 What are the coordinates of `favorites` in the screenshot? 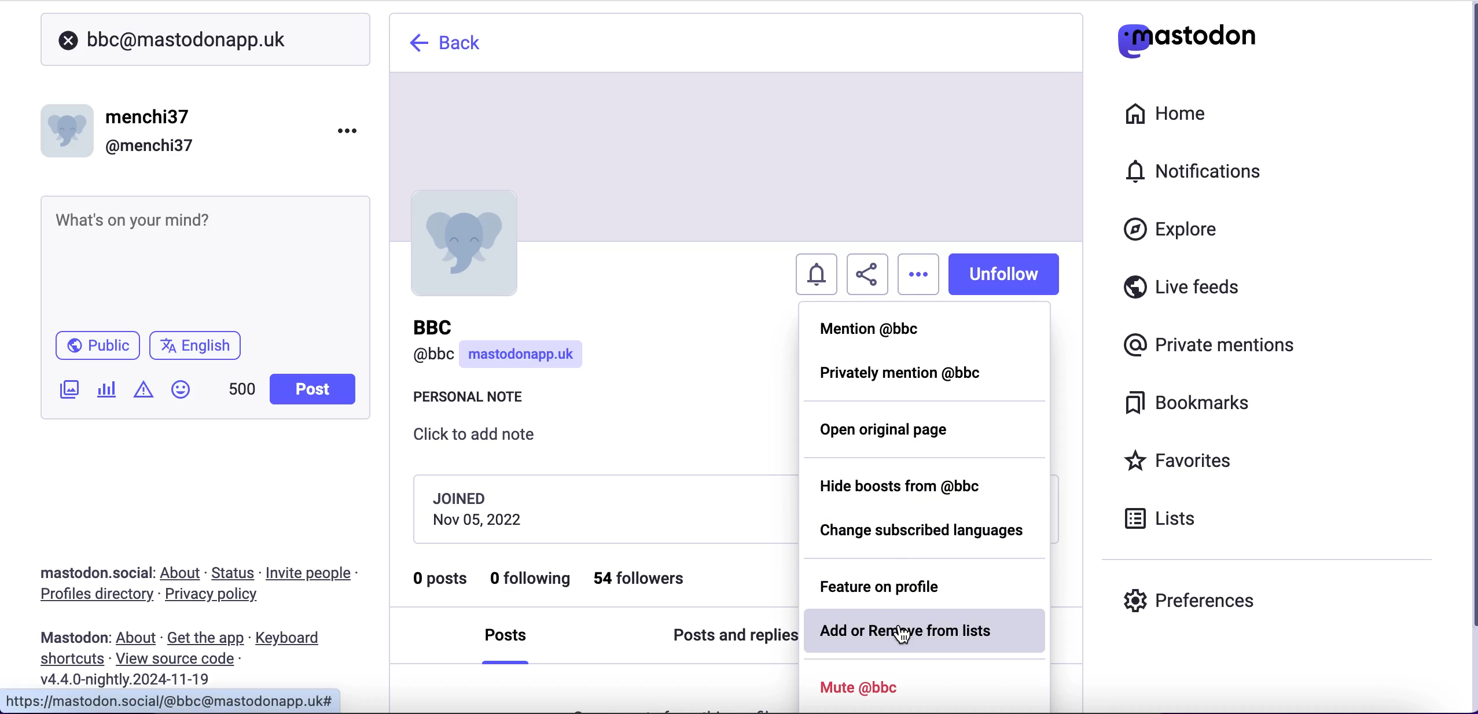 It's located at (1182, 462).